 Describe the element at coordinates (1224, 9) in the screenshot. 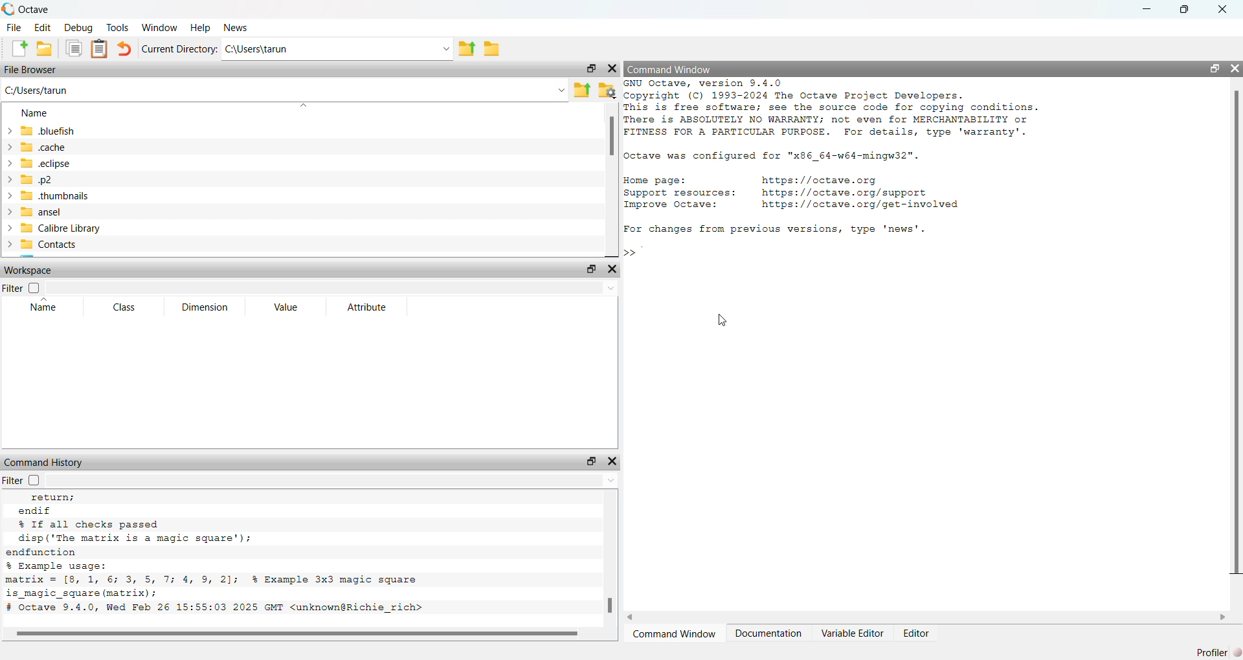

I see `close` at that location.